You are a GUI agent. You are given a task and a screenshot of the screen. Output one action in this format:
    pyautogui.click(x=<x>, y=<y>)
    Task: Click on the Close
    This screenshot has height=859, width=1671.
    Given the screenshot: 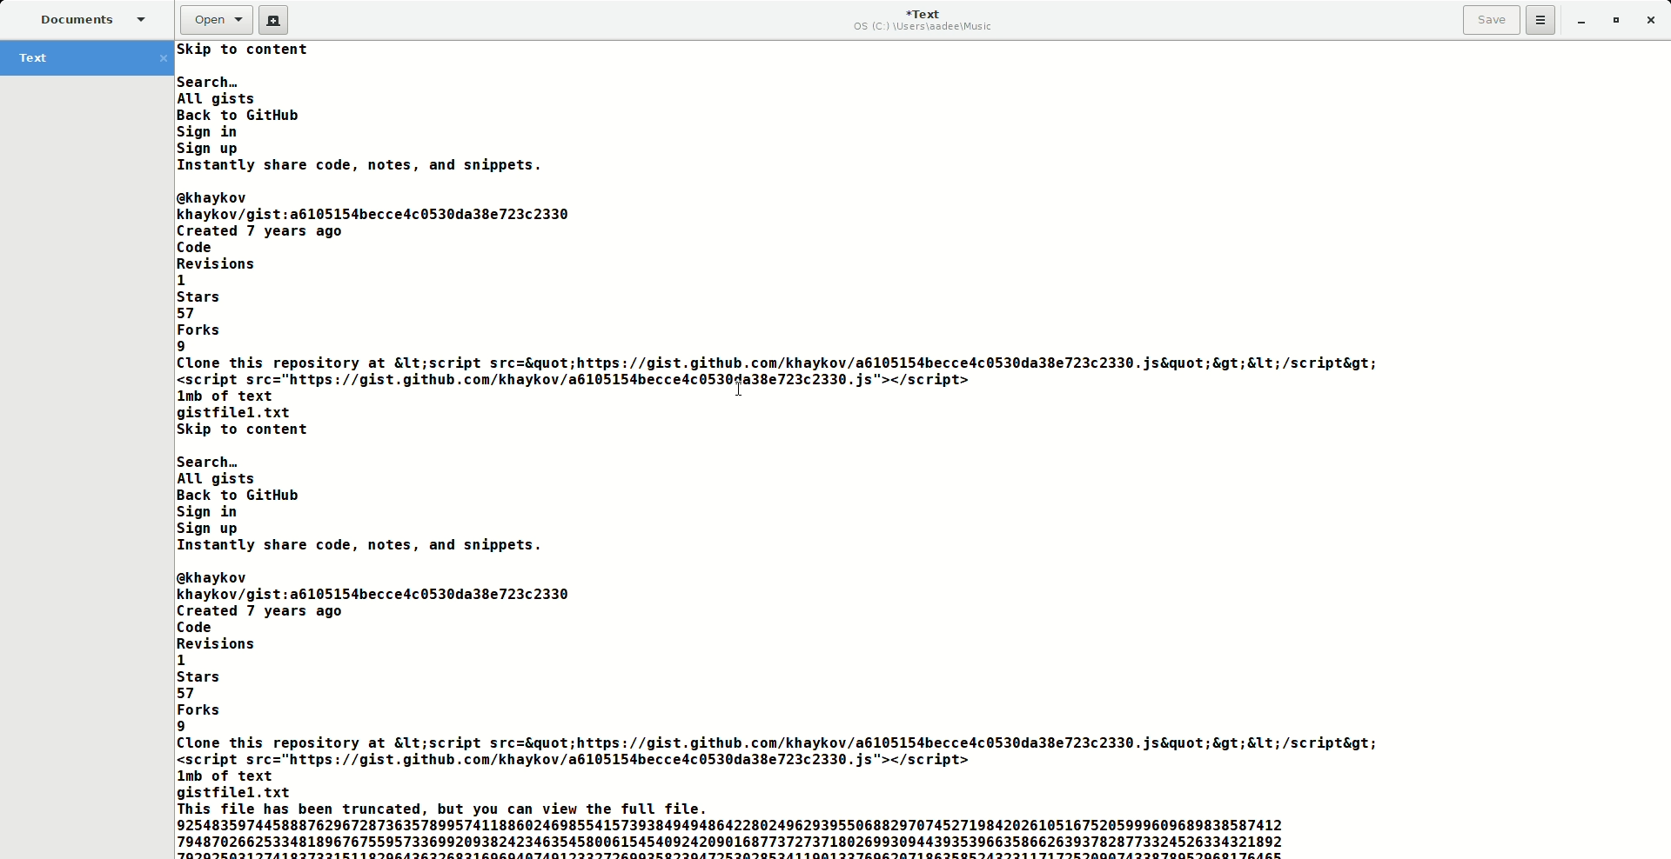 What is the action you would take?
    pyautogui.click(x=1651, y=22)
    